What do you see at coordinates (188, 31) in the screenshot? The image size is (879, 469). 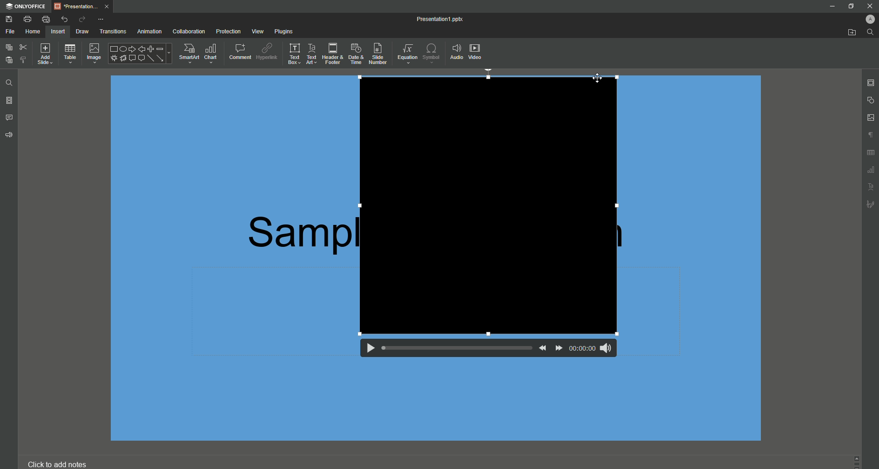 I see `Collaboration` at bounding box center [188, 31].